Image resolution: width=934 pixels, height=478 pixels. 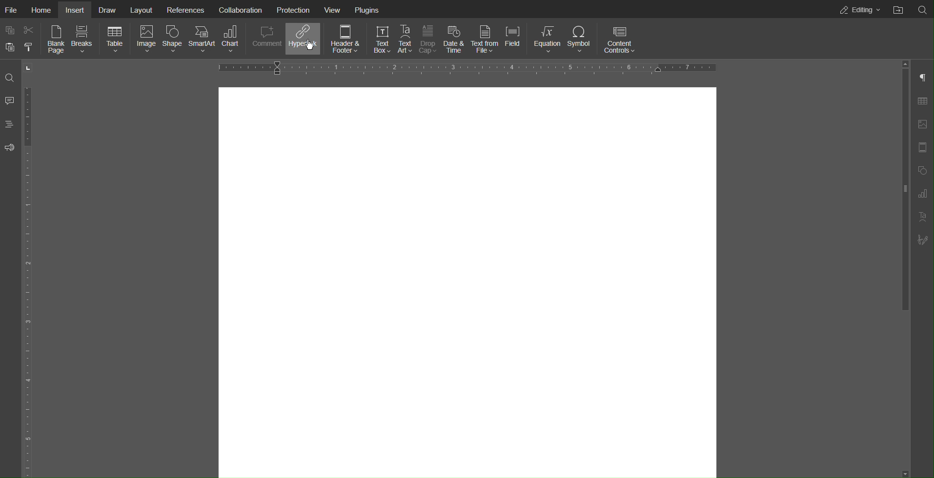 I want to click on Date & Time, so click(x=457, y=40).